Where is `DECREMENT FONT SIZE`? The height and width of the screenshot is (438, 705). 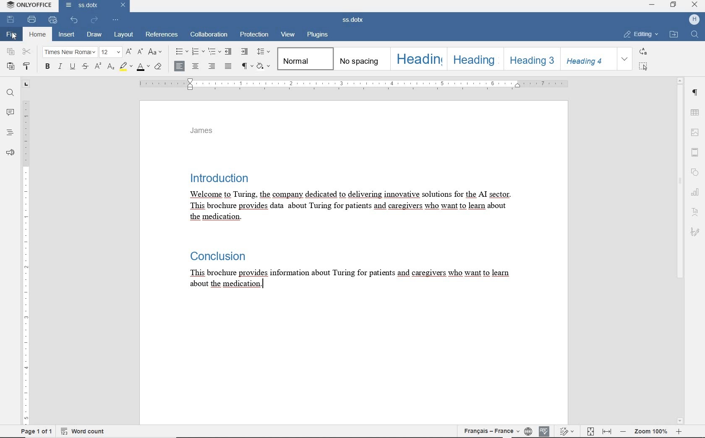
DECREMENT FONT SIZE is located at coordinates (140, 52).